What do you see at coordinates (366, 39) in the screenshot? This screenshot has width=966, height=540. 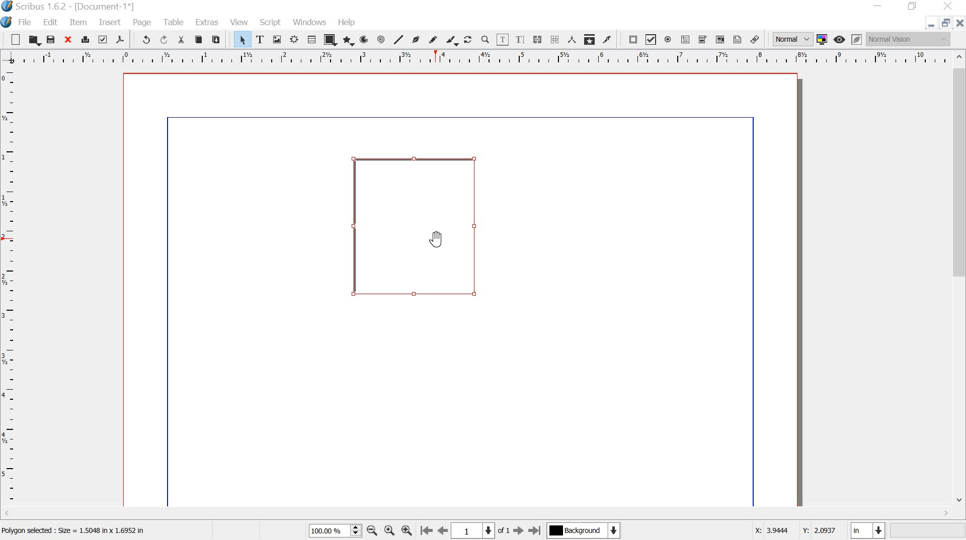 I see `arc` at bounding box center [366, 39].